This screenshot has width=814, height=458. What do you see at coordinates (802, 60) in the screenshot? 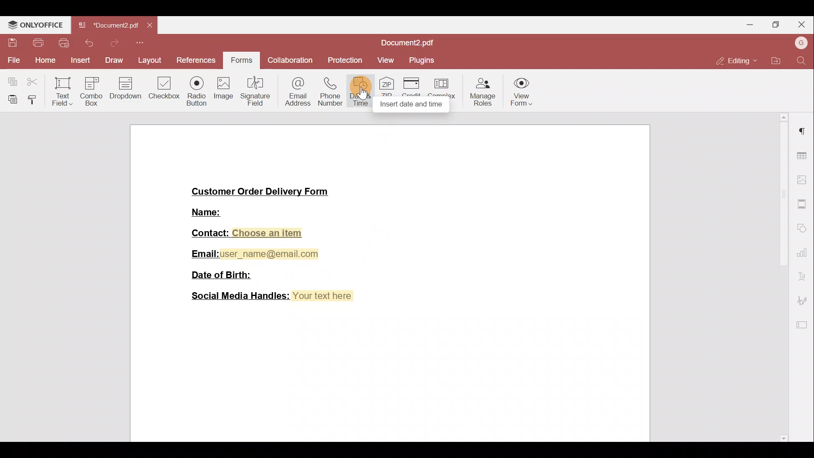
I see `Find` at bounding box center [802, 60].